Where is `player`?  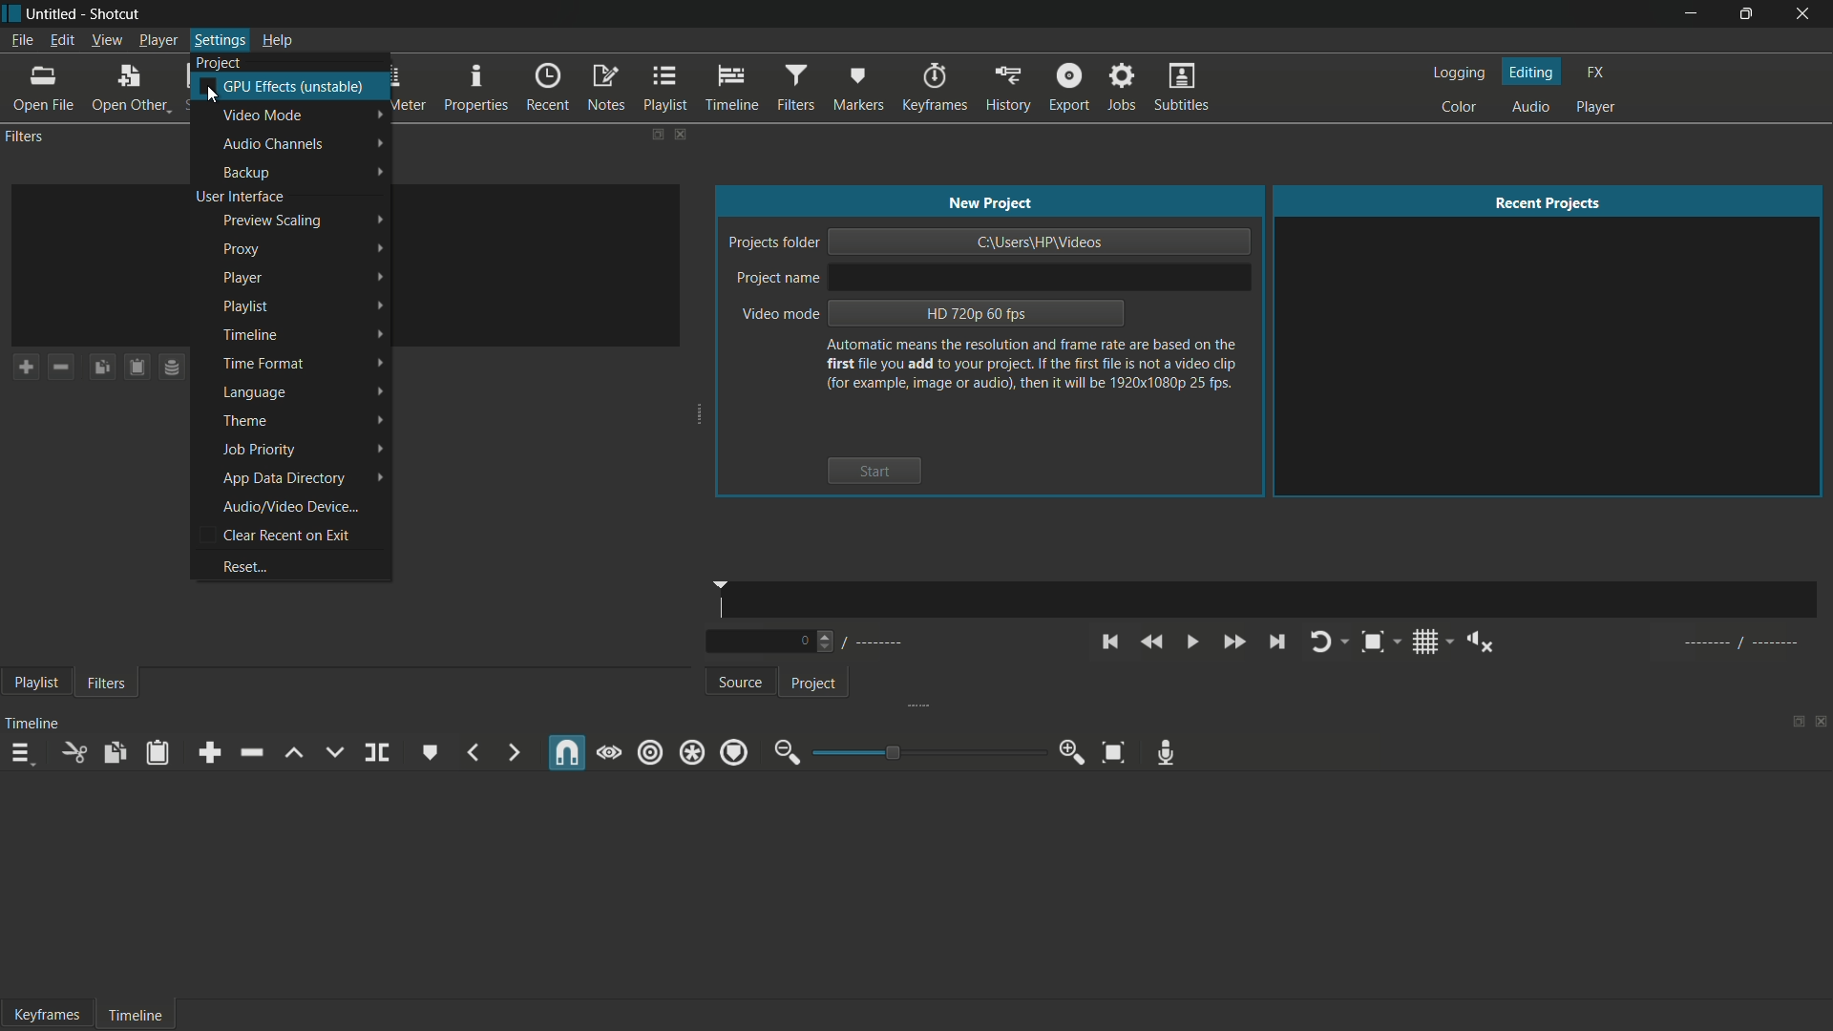
player is located at coordinates (242, 279).